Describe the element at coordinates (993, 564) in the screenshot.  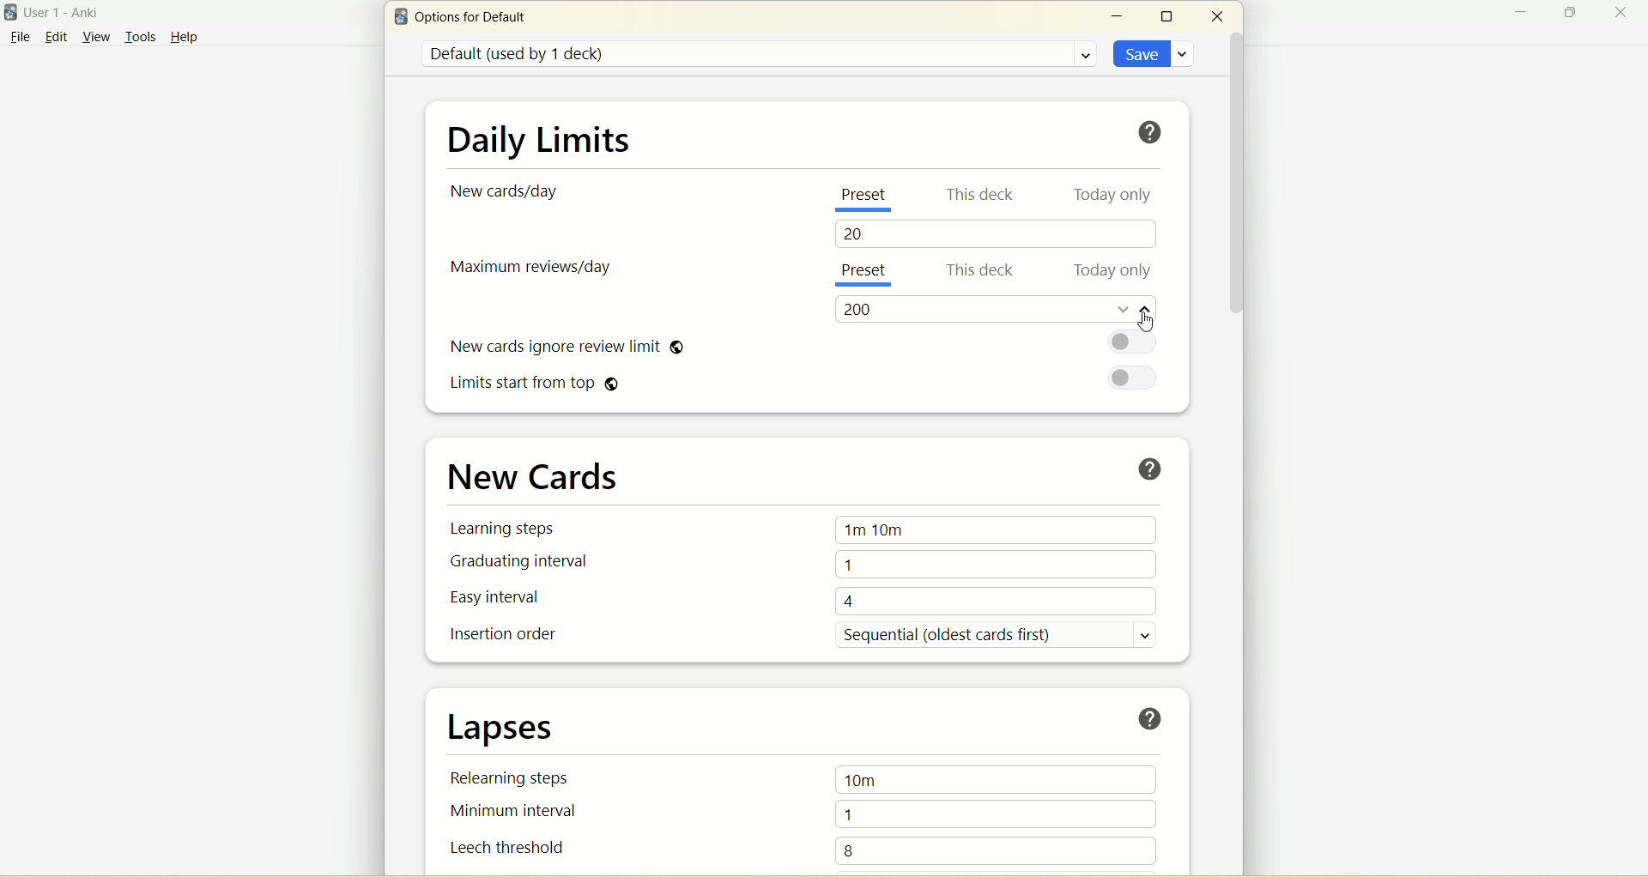
I see `1` at that location.